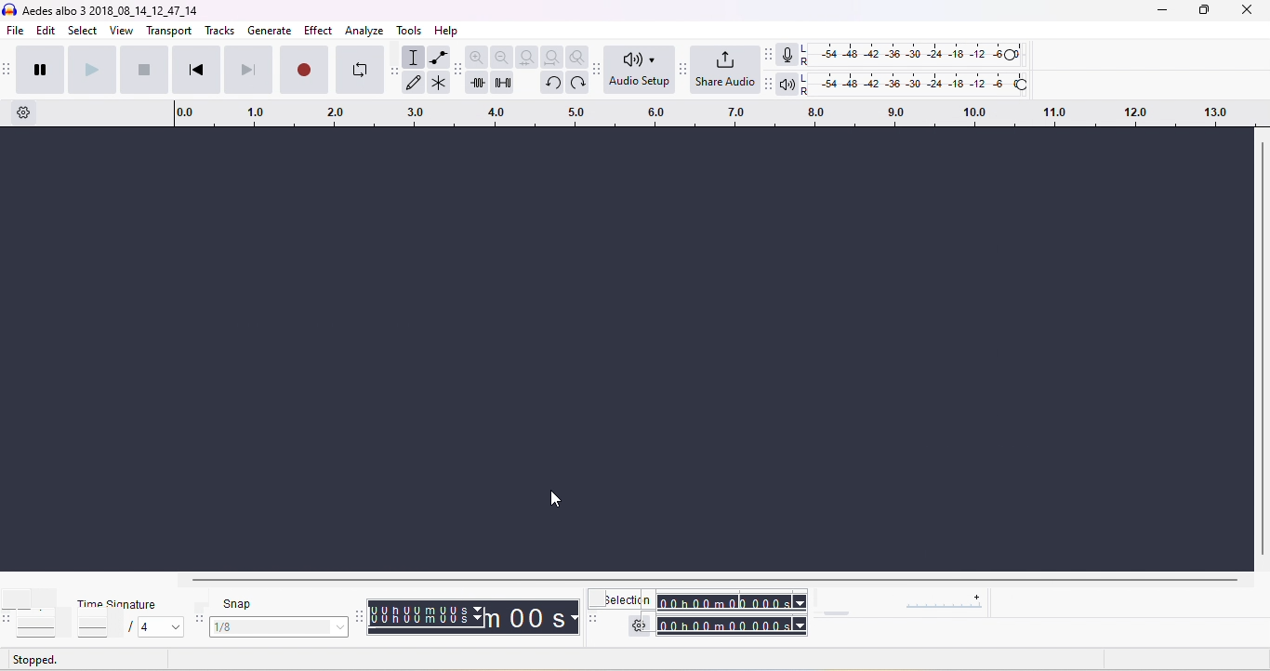  Describe the element at coordinates (194, 69) in the screenshot. I see `skip to start` at that location.